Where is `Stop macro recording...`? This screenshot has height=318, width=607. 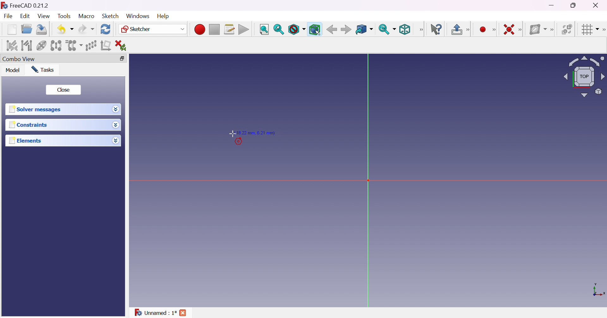
Stop macro recording... is located at coordinates (215, 30).